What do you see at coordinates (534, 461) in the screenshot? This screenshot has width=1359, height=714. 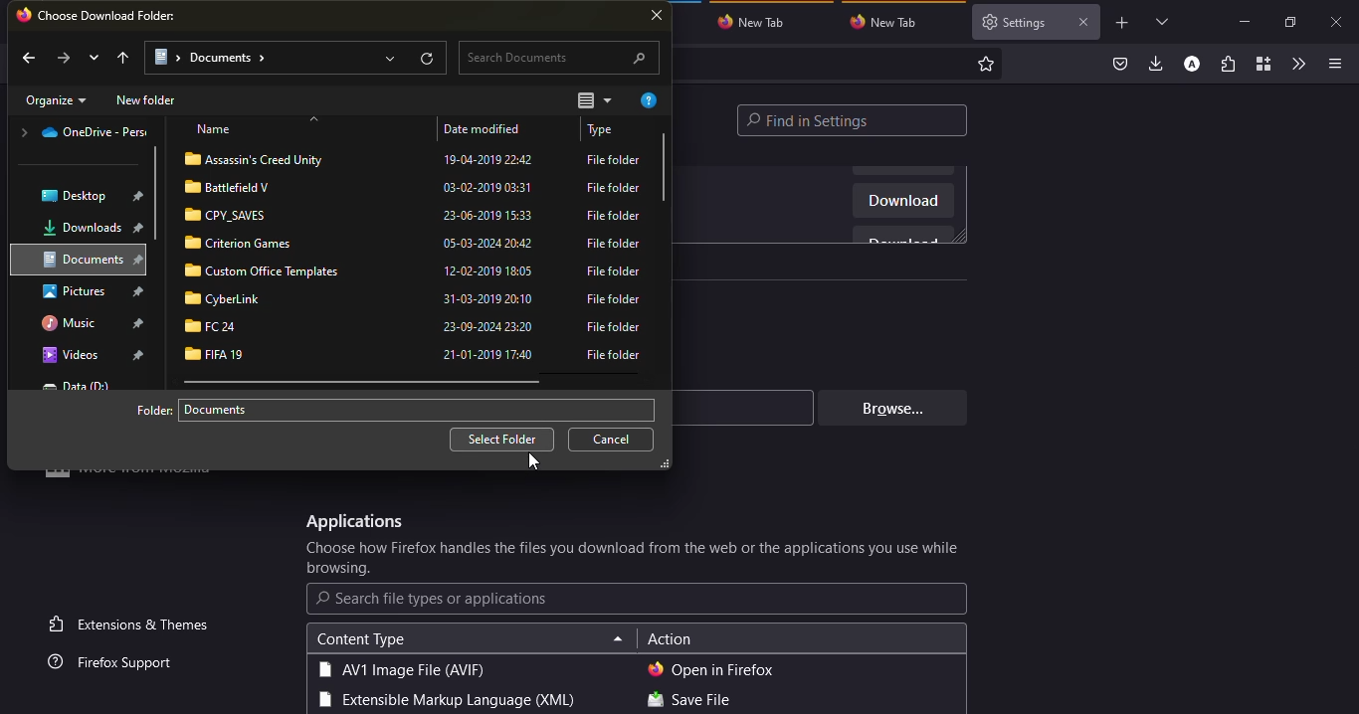 I see `cursor` at bounding box center [534, 461].